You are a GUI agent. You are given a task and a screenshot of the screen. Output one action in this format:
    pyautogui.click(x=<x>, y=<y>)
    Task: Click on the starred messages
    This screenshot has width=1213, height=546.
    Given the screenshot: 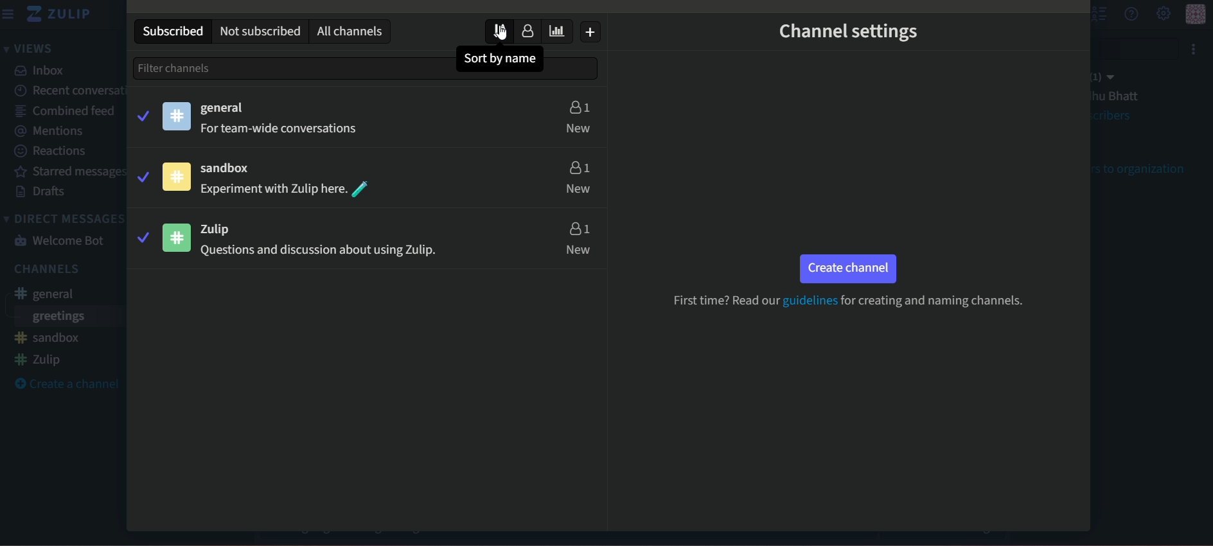 What is the action you would take?
    pyautogui.click(x=69, y=172)
    